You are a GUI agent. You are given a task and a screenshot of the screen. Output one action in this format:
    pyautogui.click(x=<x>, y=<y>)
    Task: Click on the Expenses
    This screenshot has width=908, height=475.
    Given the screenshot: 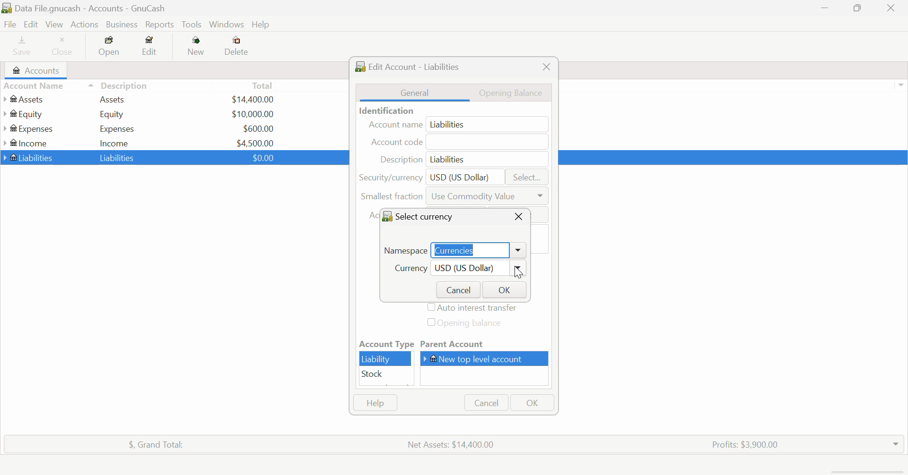 What is the action you would take?
    pyautogui.click(x=117, y=128)
    